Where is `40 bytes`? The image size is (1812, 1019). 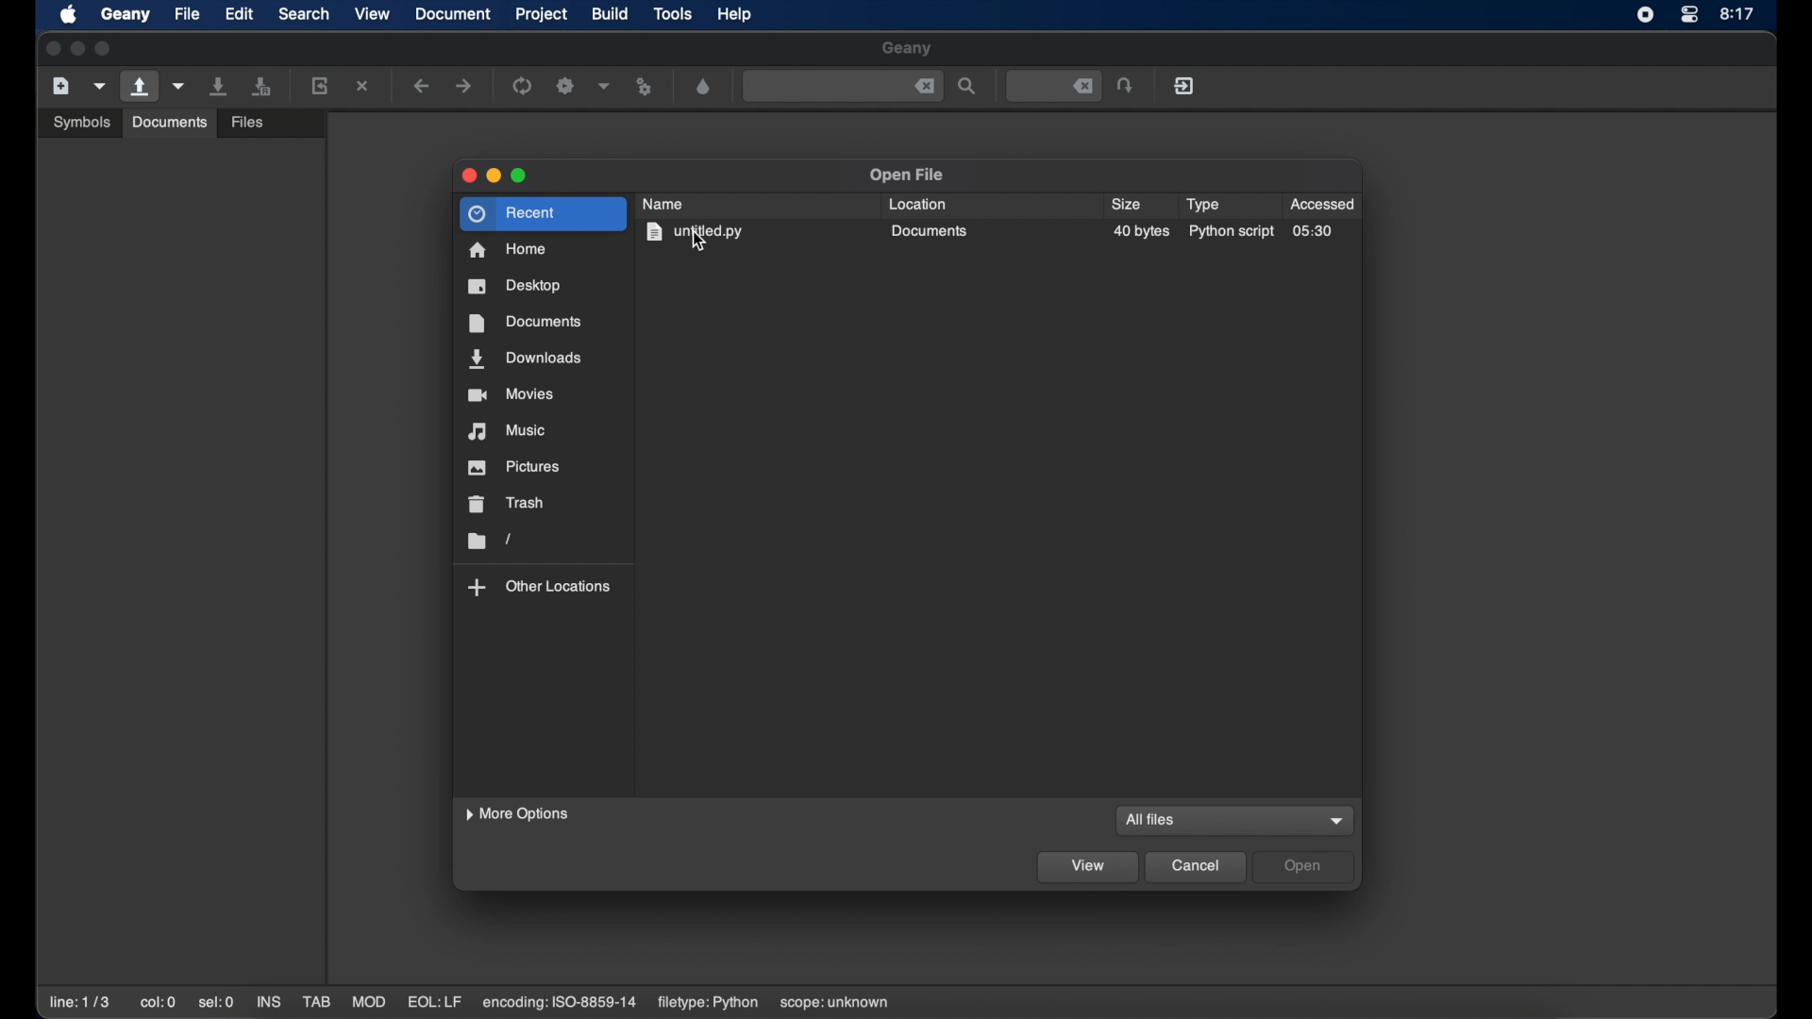 40 bytes is located at coordinates (1142, 232).